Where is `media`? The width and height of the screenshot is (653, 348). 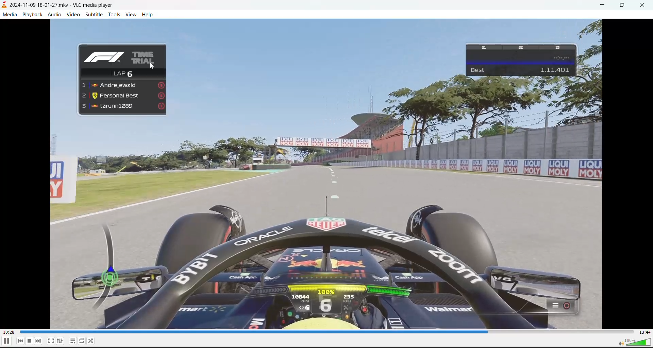
media is located at coordinates (10, 15).